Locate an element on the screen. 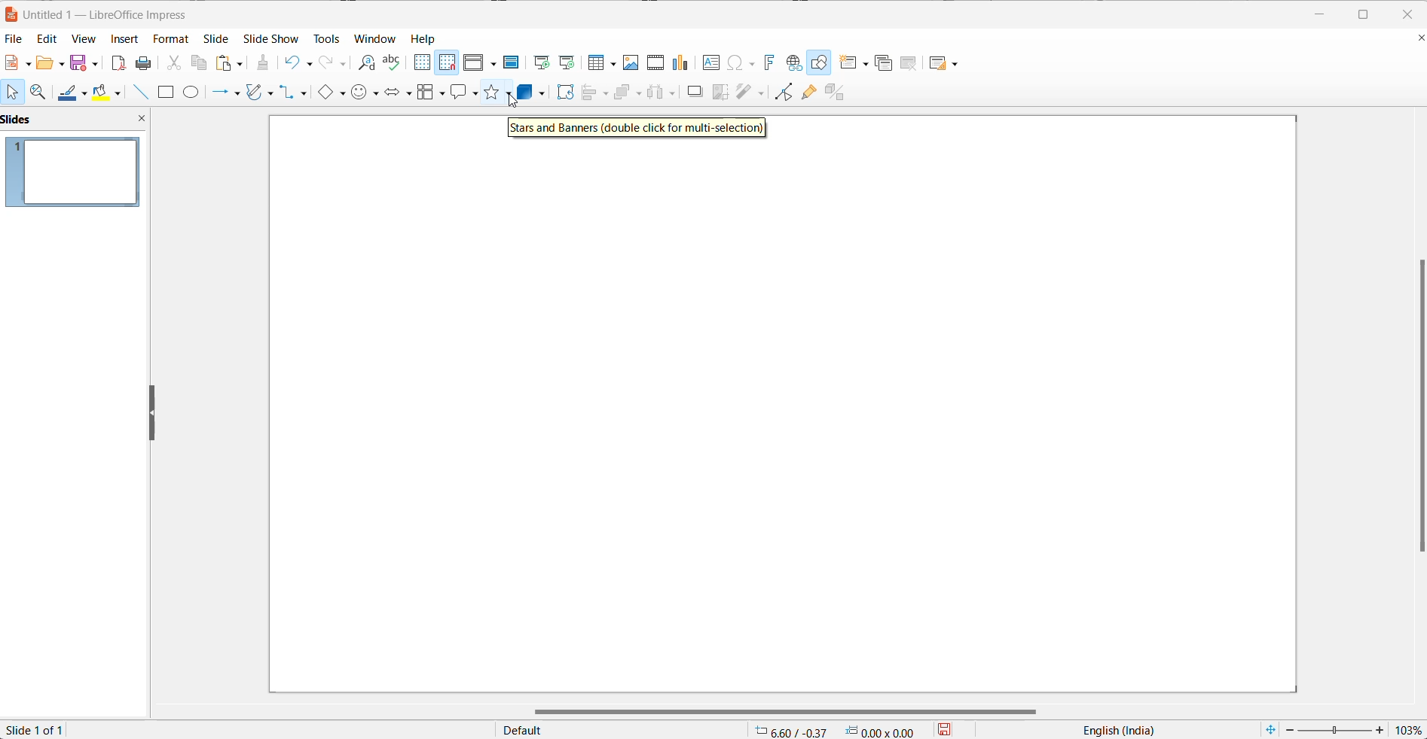 The image size is (1427, 739). print is located at coordinates (146, 62).